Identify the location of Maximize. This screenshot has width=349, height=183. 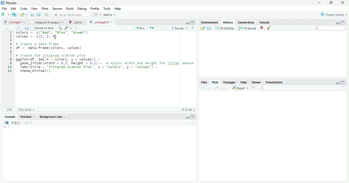
(343, 23).